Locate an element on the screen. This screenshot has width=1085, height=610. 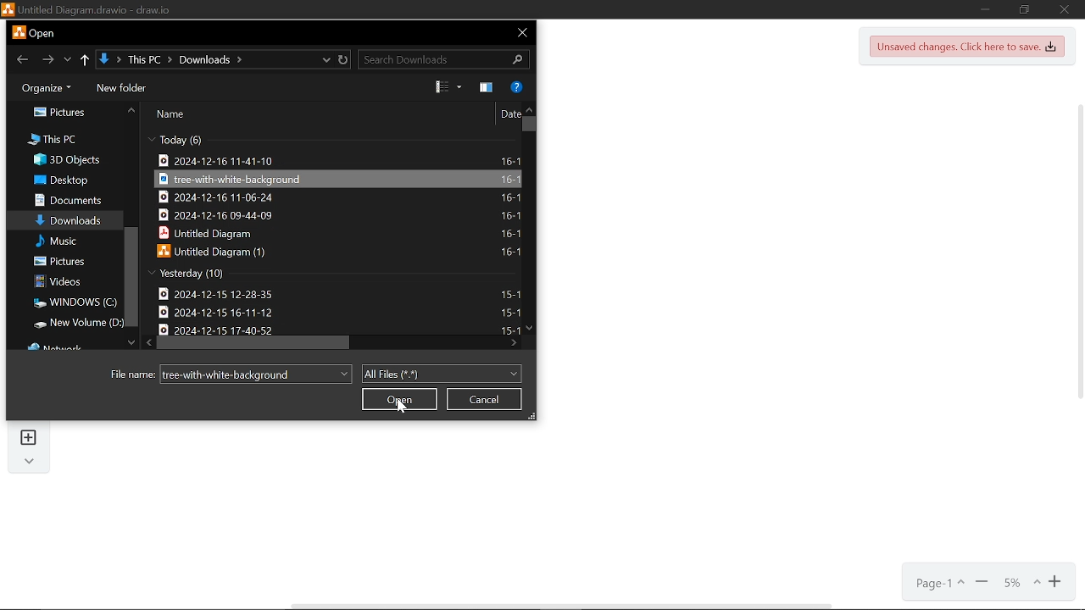
Current location path is located at coordinates (171, 60).